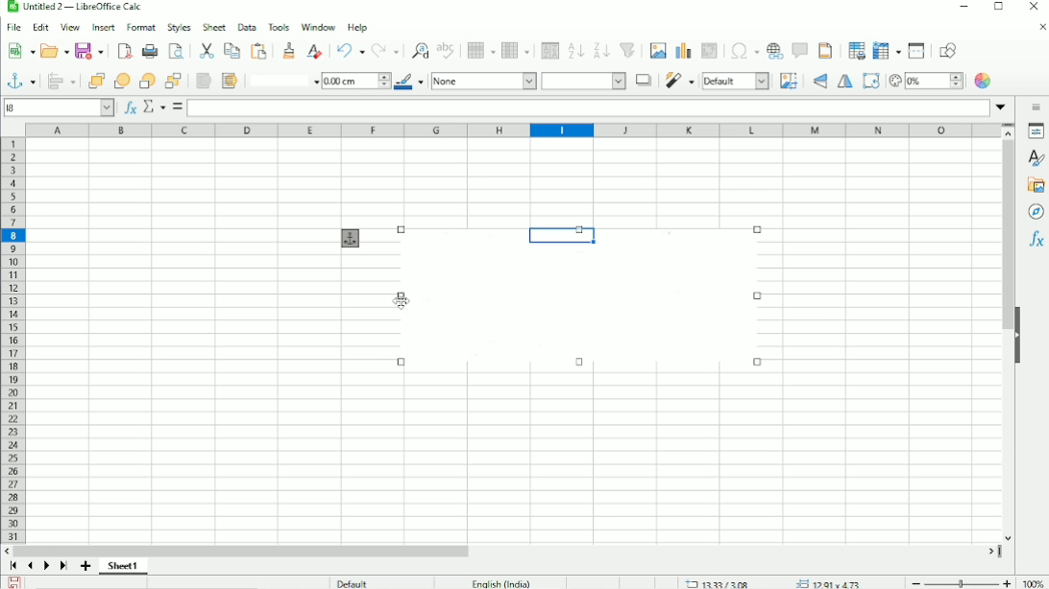  I want to click on Close document, so click(1037, 27).